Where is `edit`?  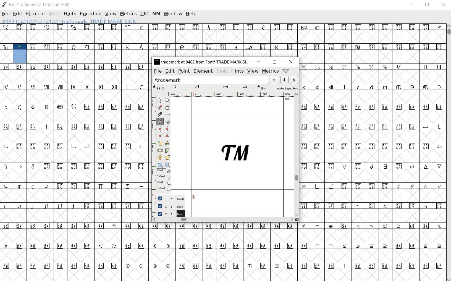
edit is located at coordinates (170, 71).